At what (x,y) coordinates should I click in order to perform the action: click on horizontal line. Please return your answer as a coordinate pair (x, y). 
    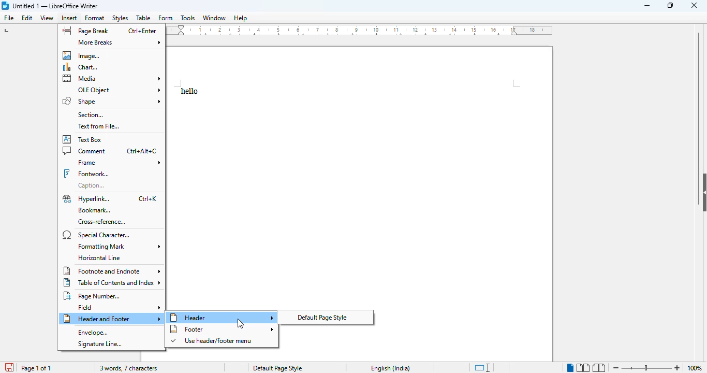
    Looking at the image, I should click on (100, 257).